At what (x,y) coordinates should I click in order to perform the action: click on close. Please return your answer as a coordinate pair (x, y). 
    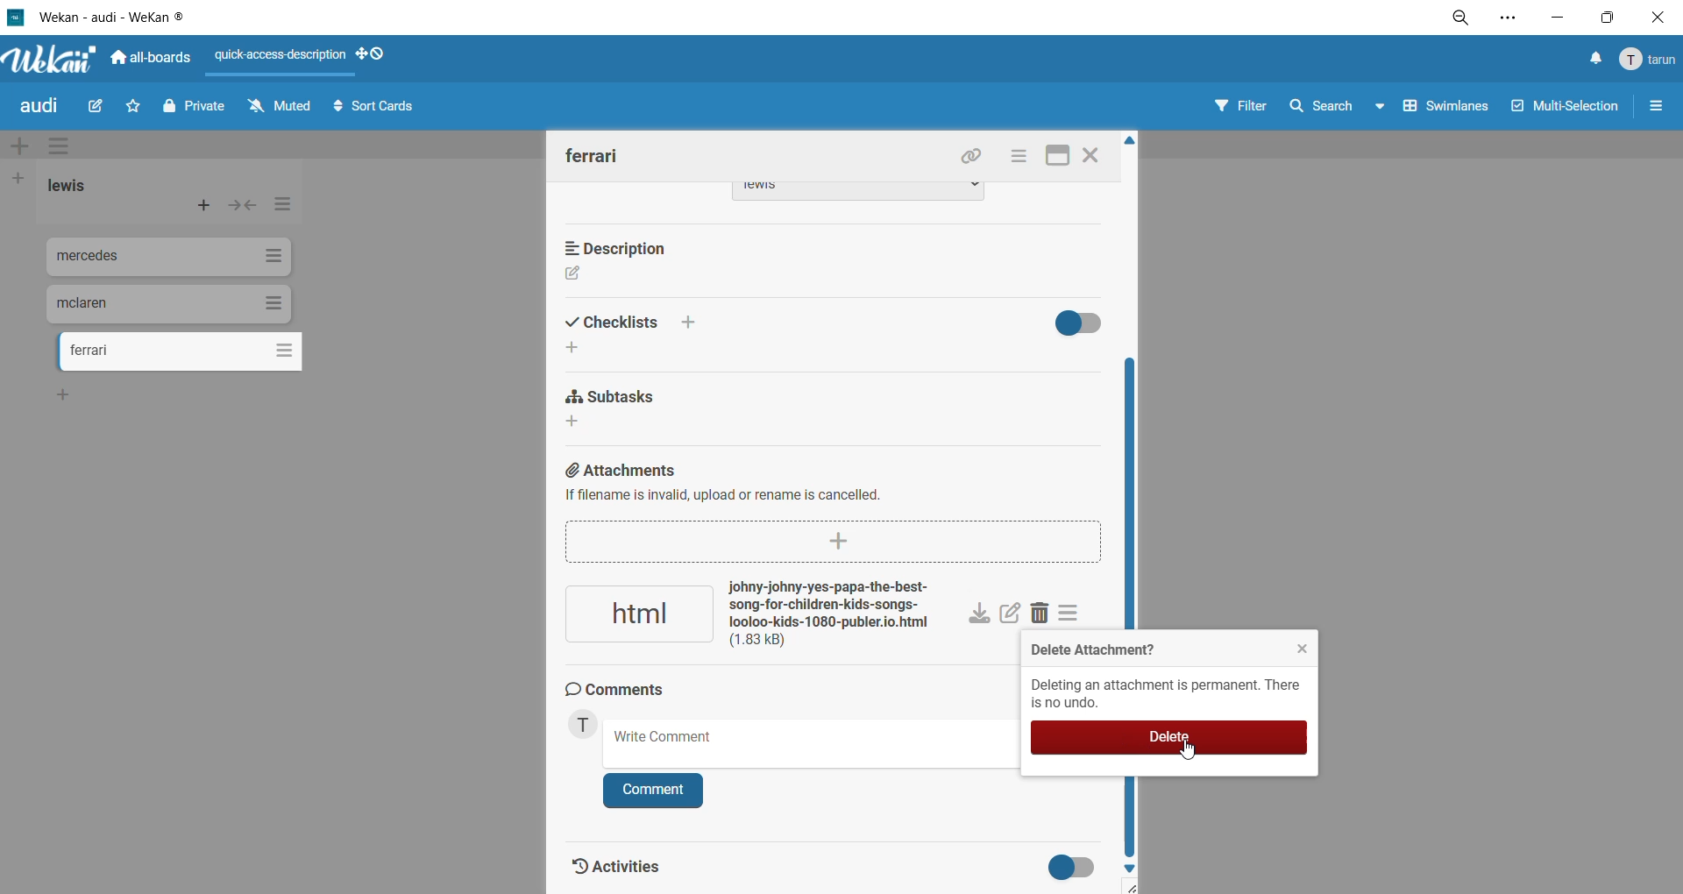
    Looking at the image, I should click on (1297, 649).